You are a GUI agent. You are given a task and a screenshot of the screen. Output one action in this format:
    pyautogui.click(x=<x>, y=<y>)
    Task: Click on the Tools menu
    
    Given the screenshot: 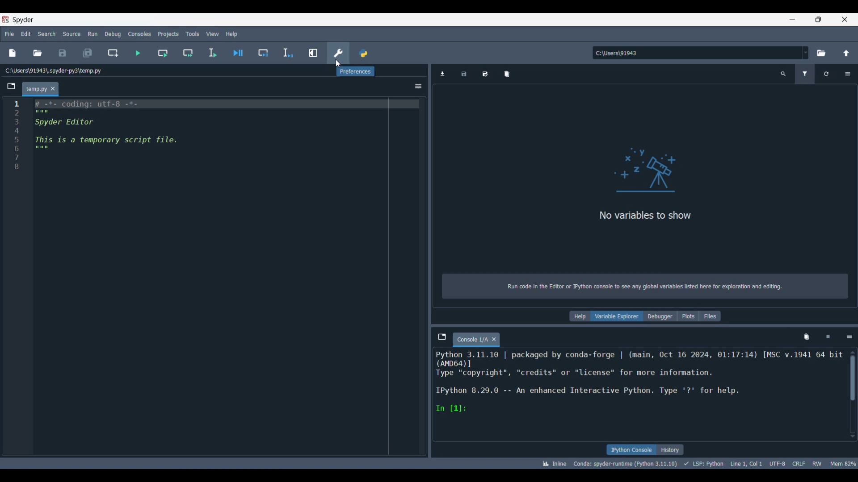 What is the action you would take?
    pyautogui.click(x=193, y=33)
    